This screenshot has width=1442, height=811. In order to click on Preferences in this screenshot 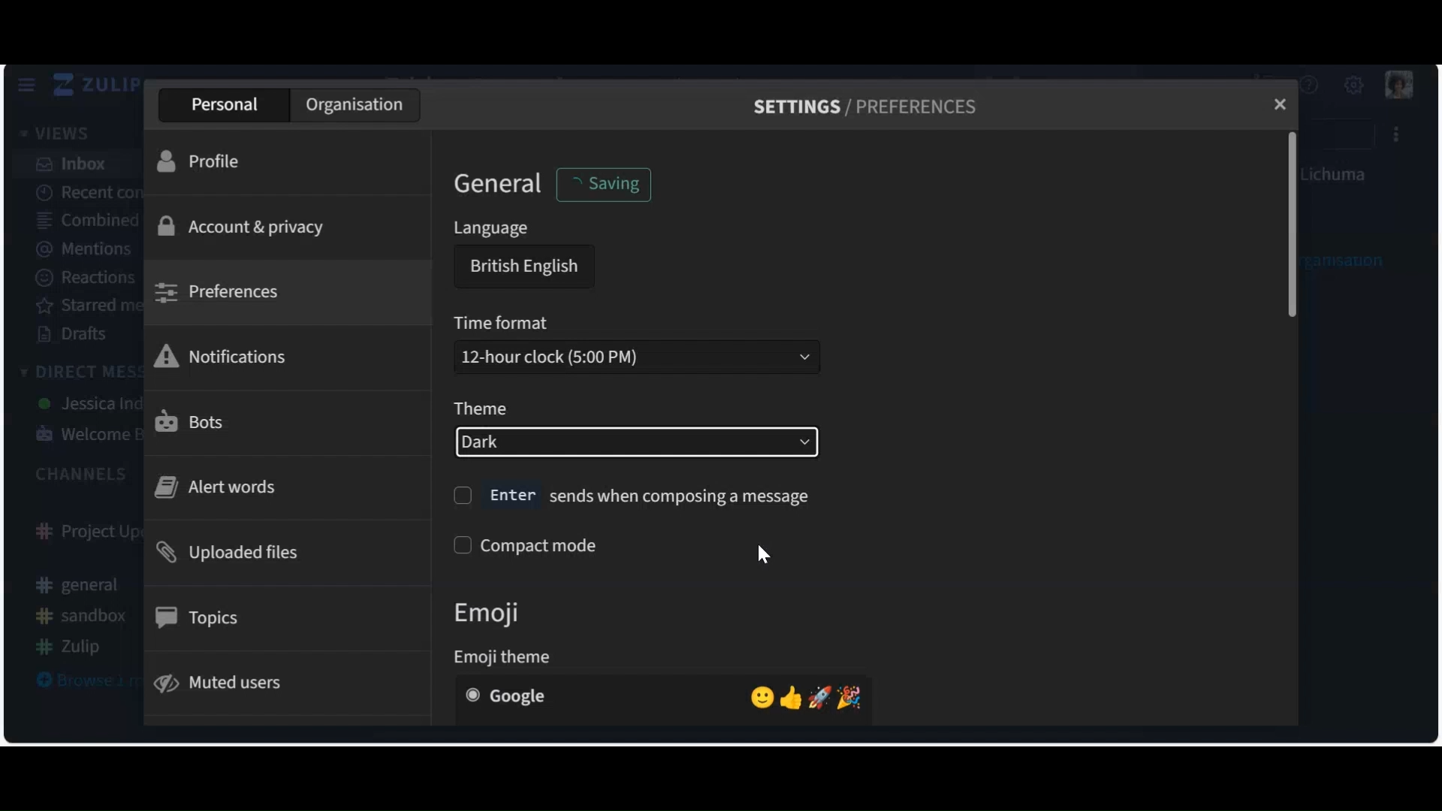, I will do `click(222, 291)`.